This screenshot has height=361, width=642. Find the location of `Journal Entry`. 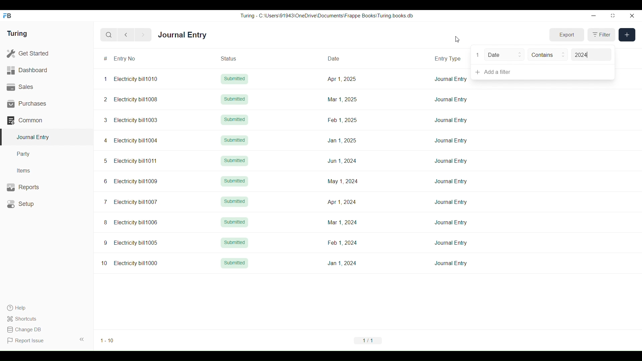

Journal Entry is located at coordinates (451, 161).